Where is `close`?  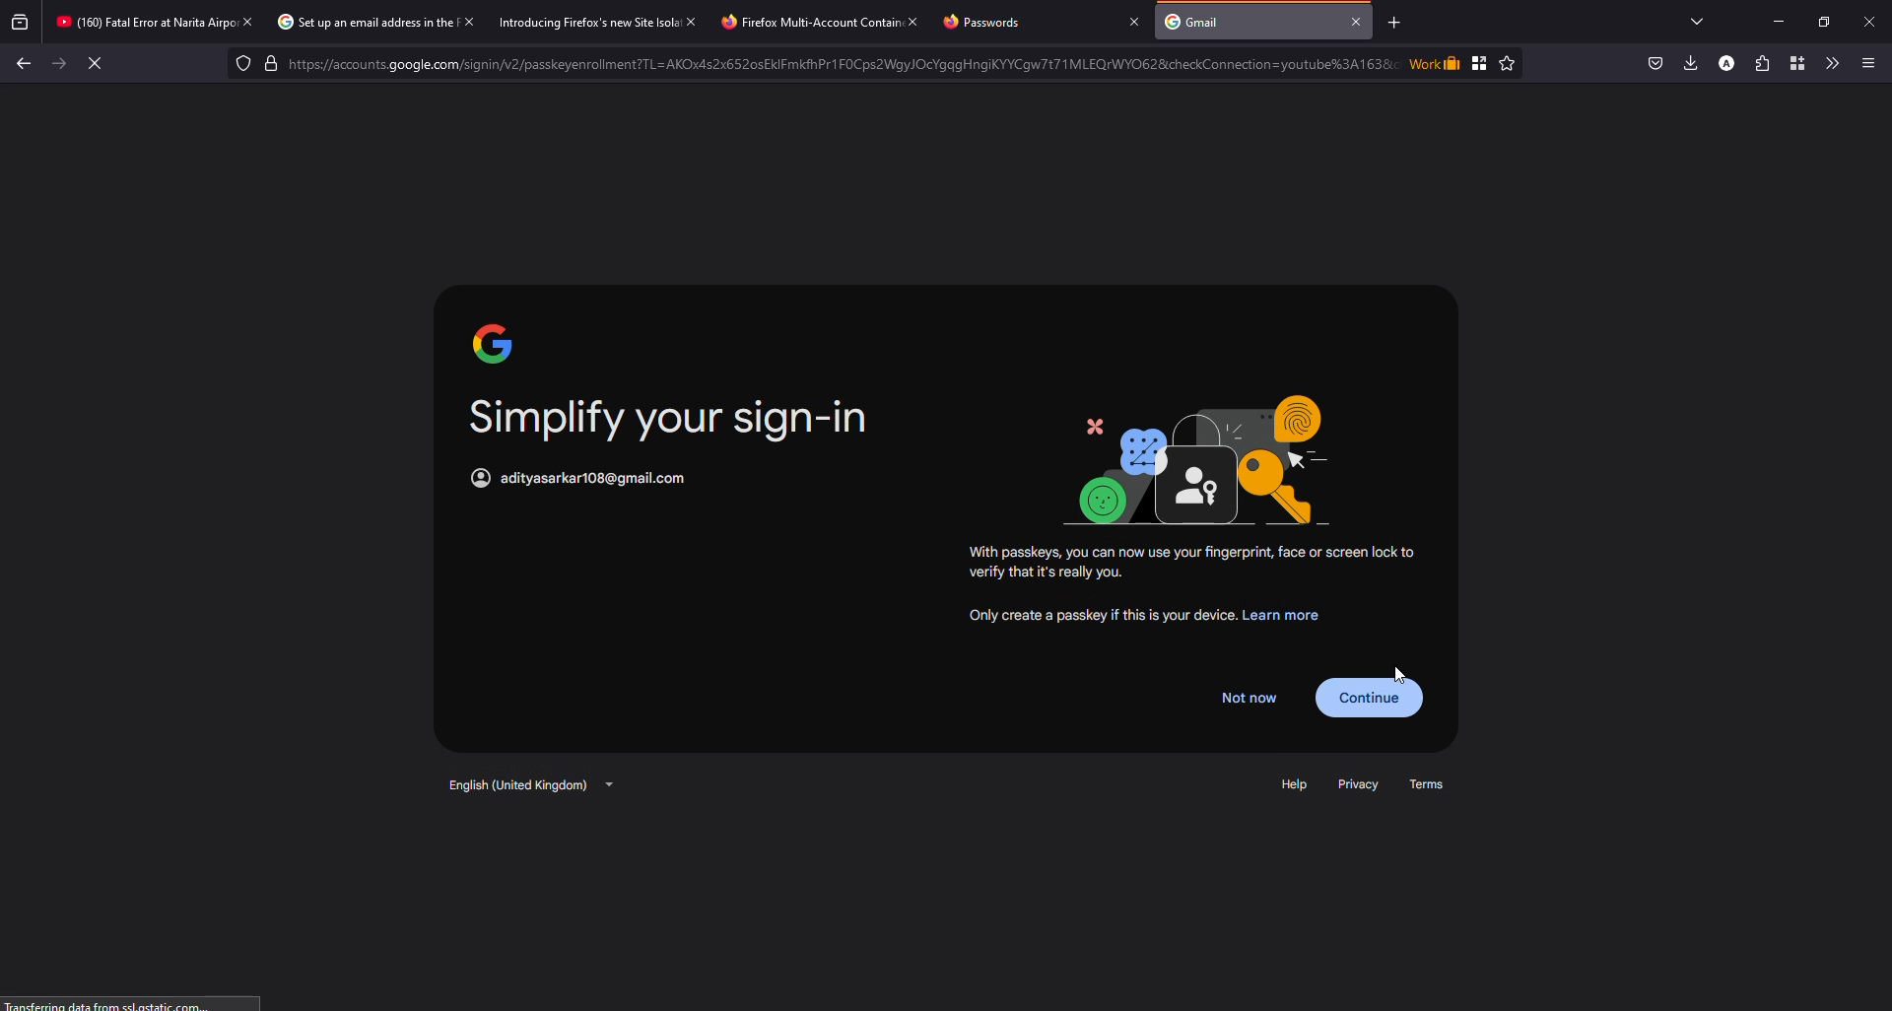 close is located at coordinates (248, 22).